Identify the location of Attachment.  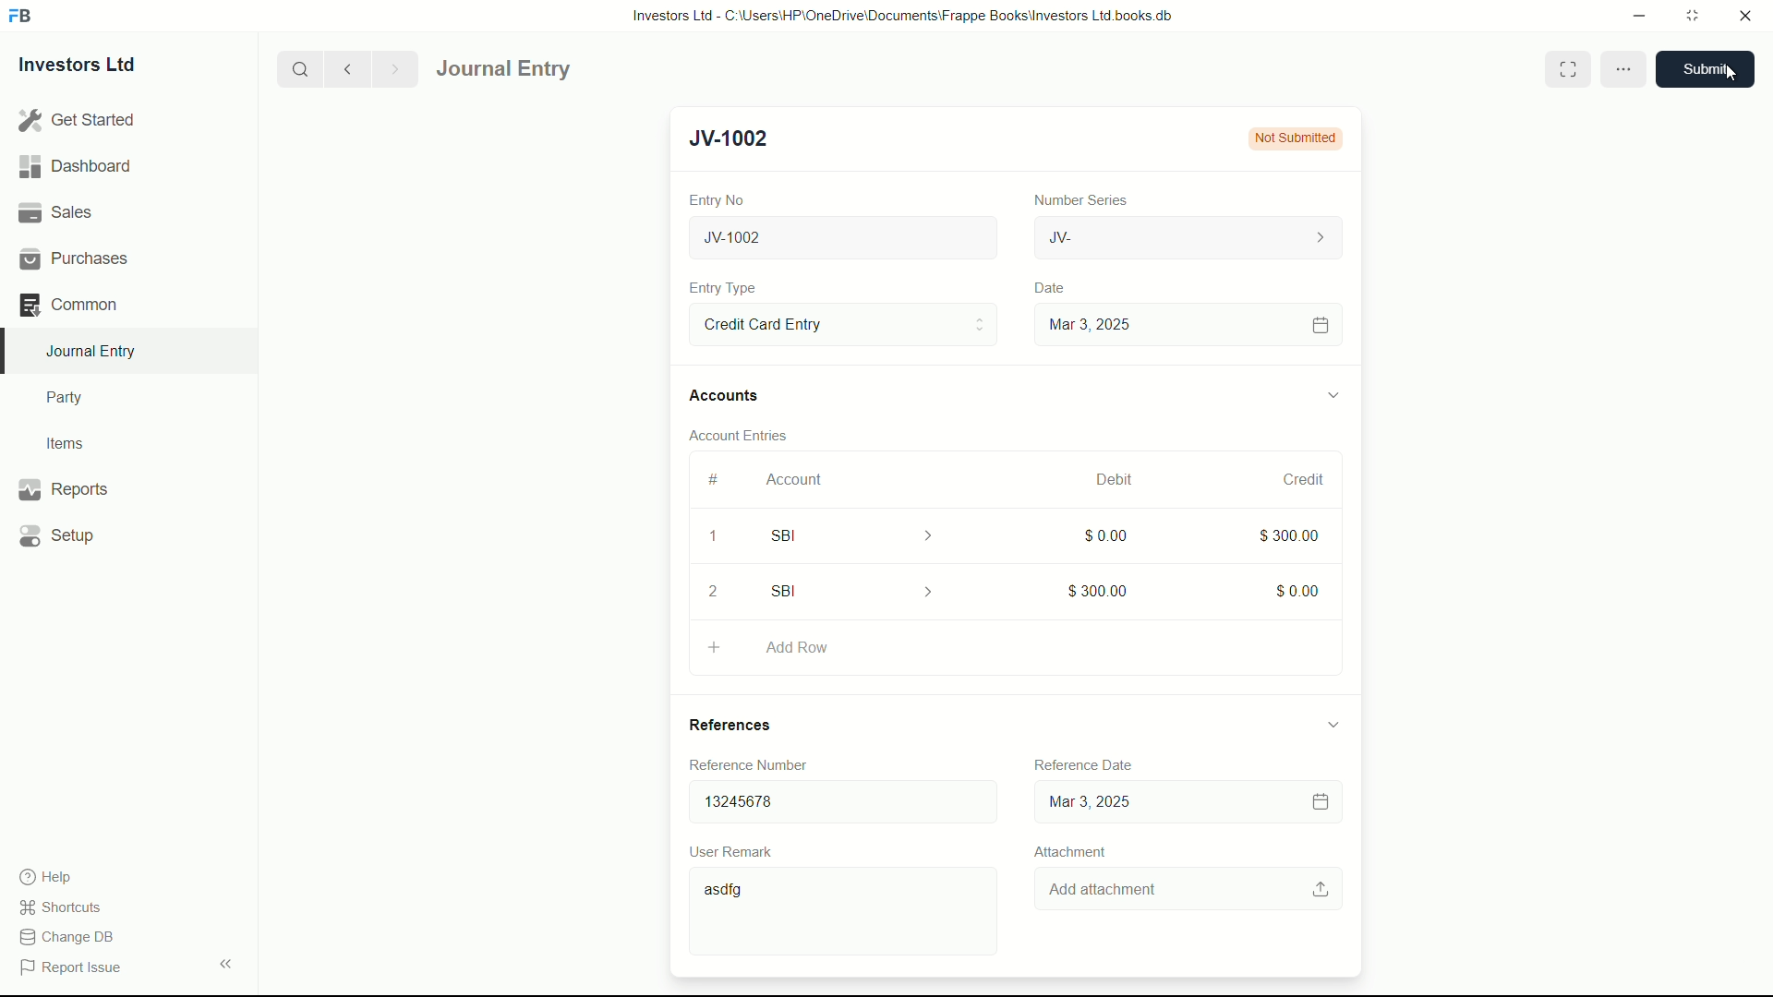
(1069, 851).